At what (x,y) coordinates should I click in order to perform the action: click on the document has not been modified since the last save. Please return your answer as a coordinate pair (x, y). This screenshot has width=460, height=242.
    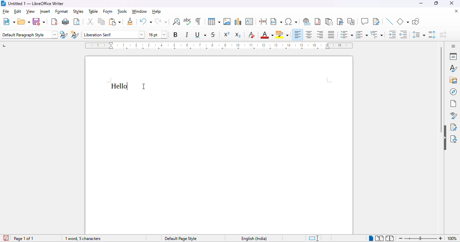
    Looking at the image, I should click on (5, 238).